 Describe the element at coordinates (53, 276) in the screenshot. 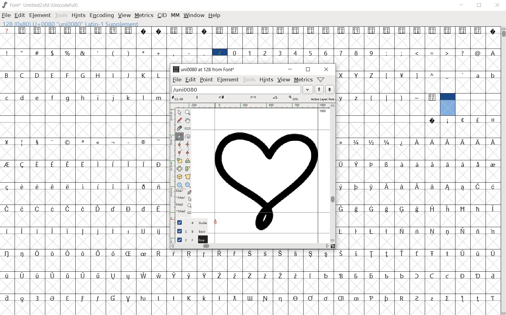

I see `glyph` at that location.